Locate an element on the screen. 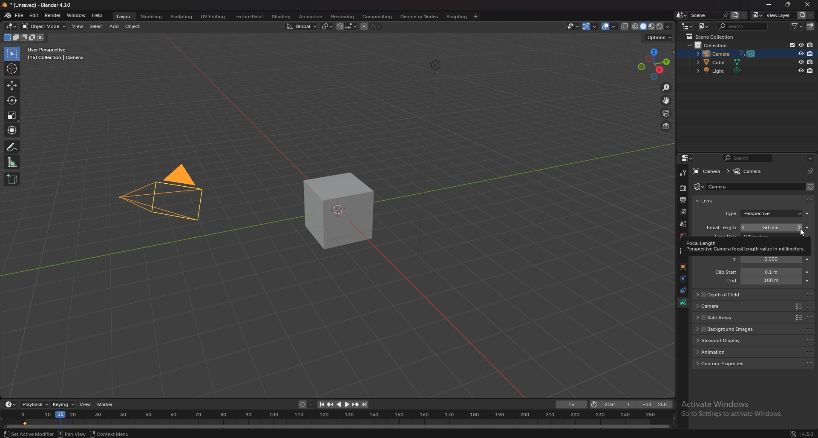 The width and height of the screenshot is (818, 438). output is located at coordinates (683, 200).